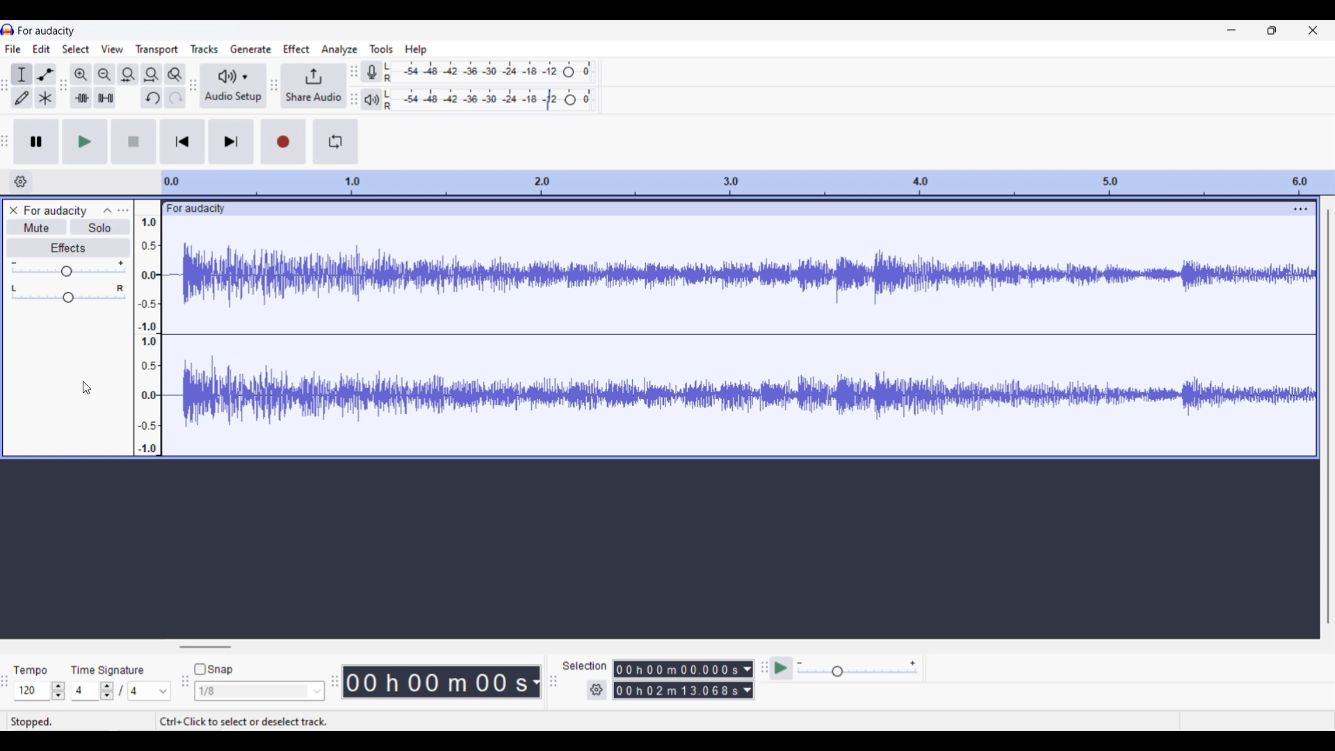 The width and height of the screenshot is (1335, 751). I want to click on Envelop tool, so click(46, 74).